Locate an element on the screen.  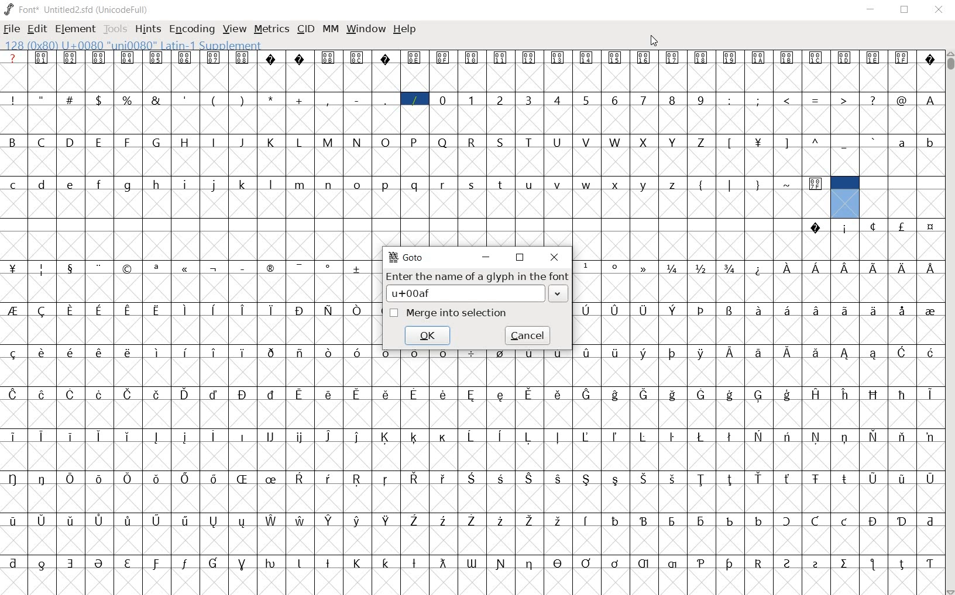
& is located at coordinates (157, 100).